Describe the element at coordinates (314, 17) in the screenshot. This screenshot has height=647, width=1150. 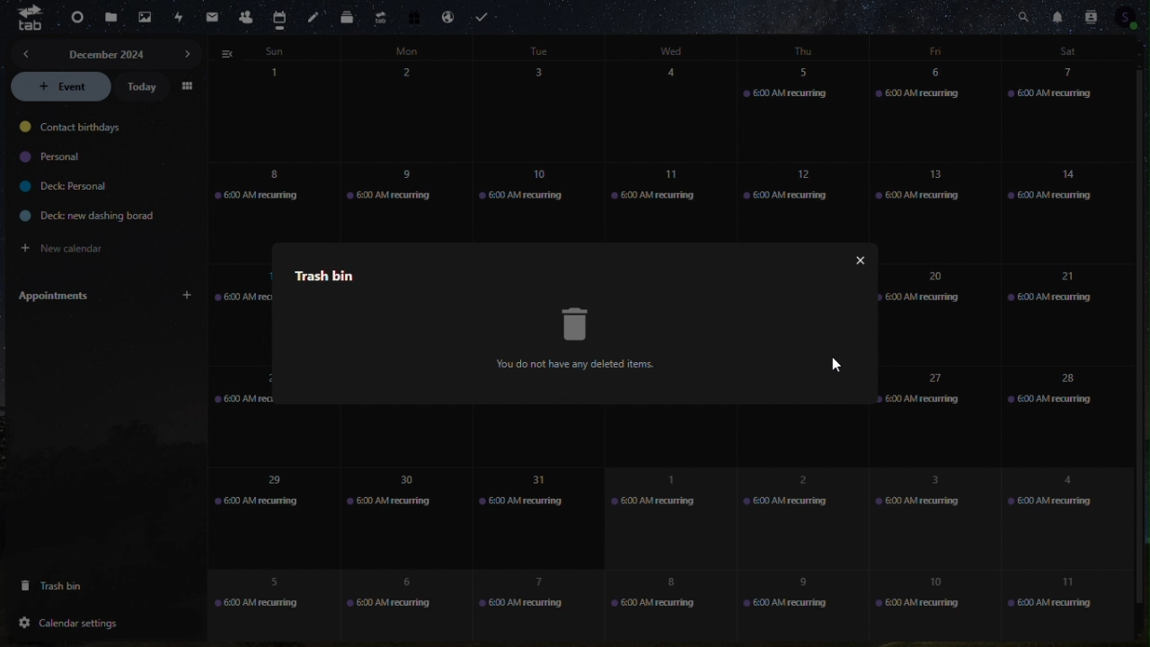
I see `notes` at that location.